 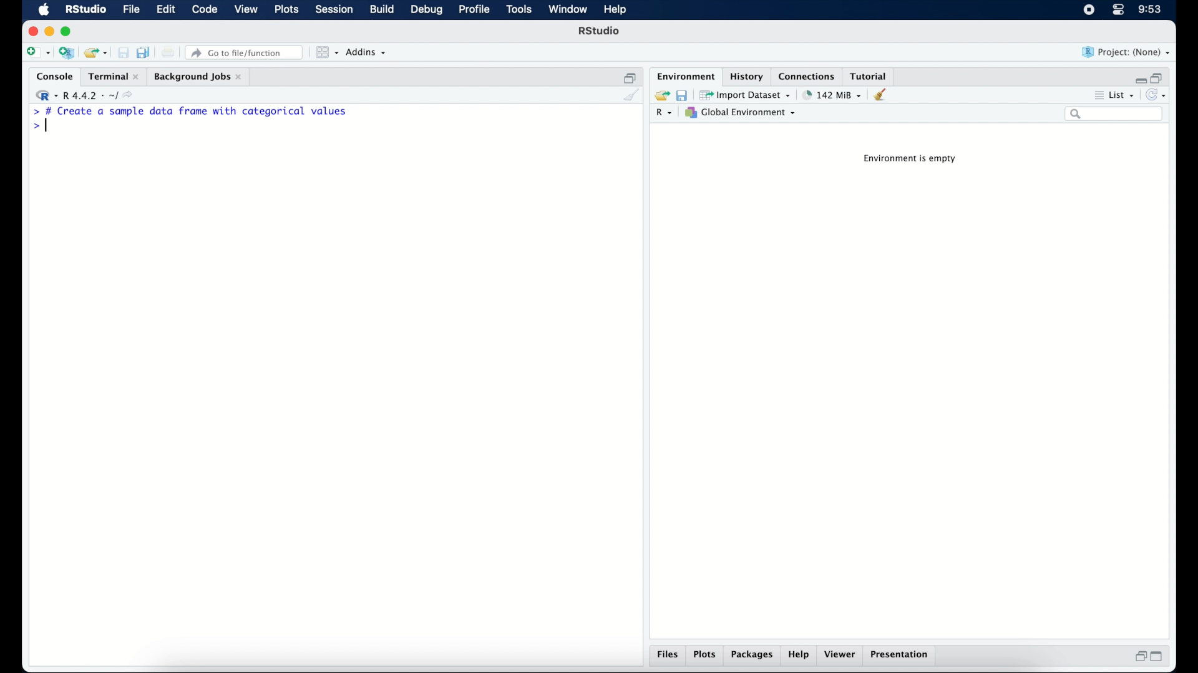 I want to click on build, so click(x=382, y=10).